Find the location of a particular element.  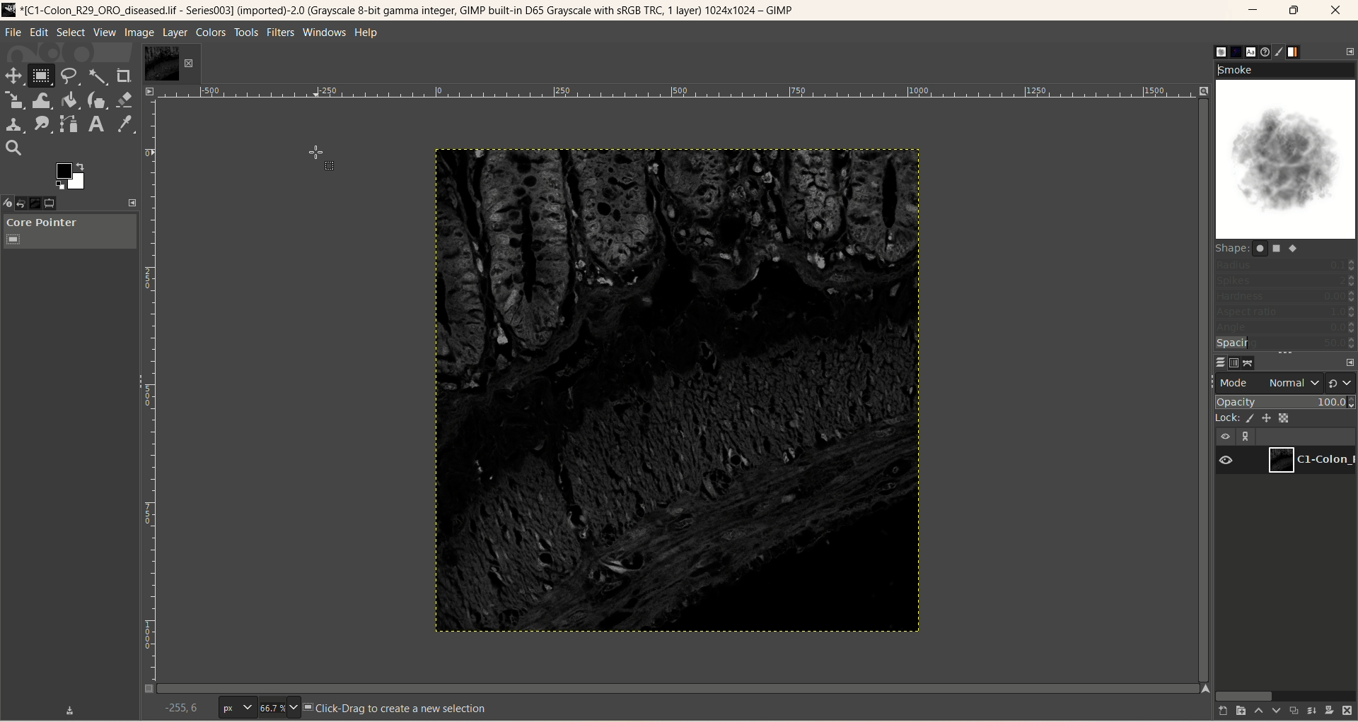

add mask is located at coordinates (1329, 712).